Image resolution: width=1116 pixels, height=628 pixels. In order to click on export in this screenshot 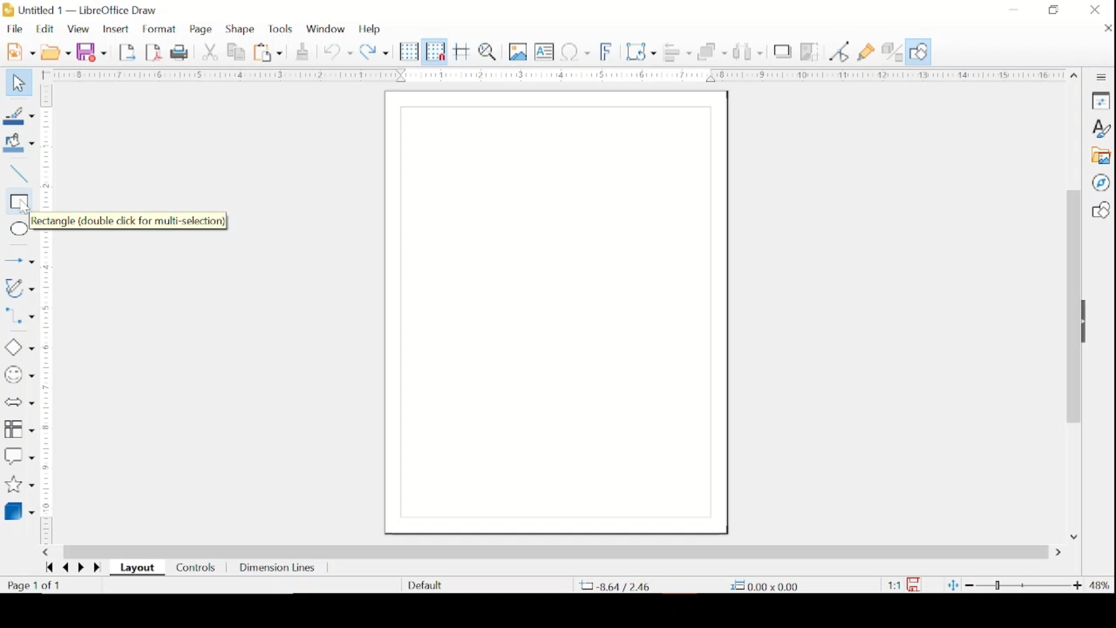, I will do `click(128, 51)`.